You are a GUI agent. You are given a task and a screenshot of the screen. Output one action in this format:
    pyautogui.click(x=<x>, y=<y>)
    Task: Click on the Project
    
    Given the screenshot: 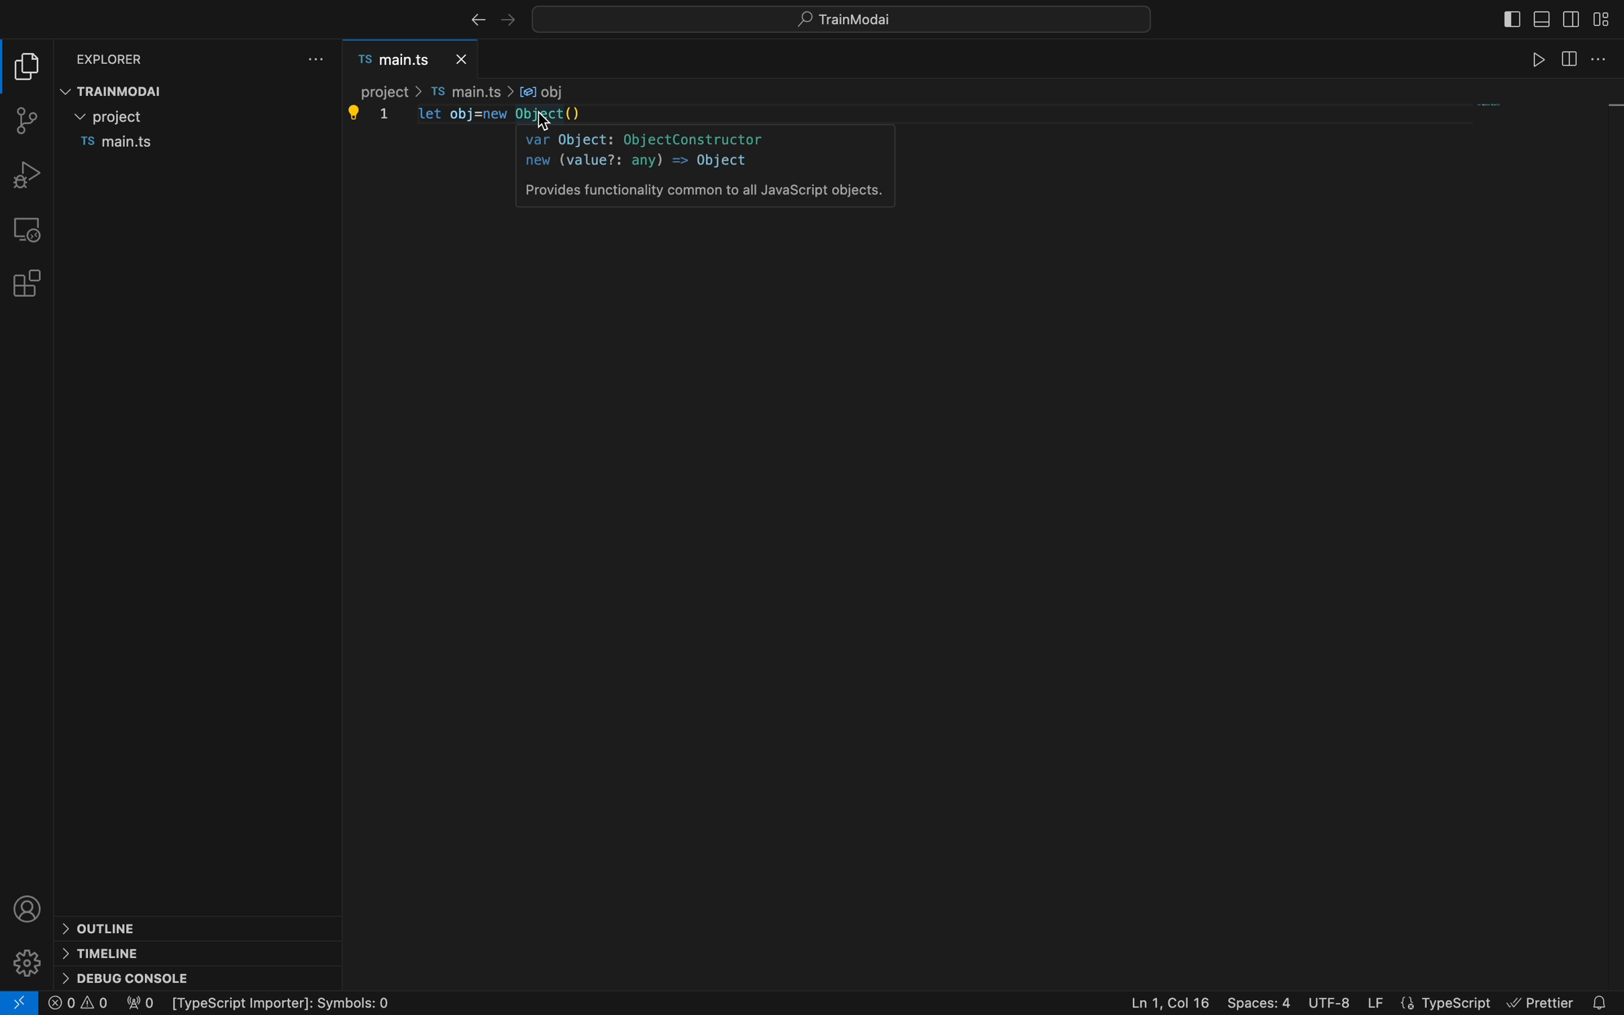 What is the action you would take?
    pyautogui.click(x=116, y=116)
    